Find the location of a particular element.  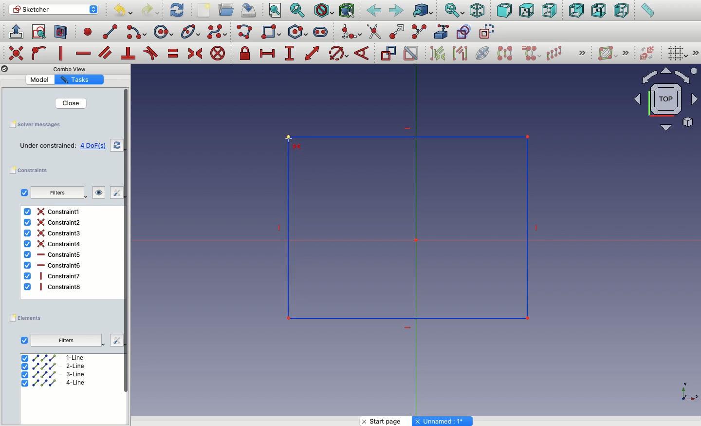

Save is located at coordinates (35, 124).